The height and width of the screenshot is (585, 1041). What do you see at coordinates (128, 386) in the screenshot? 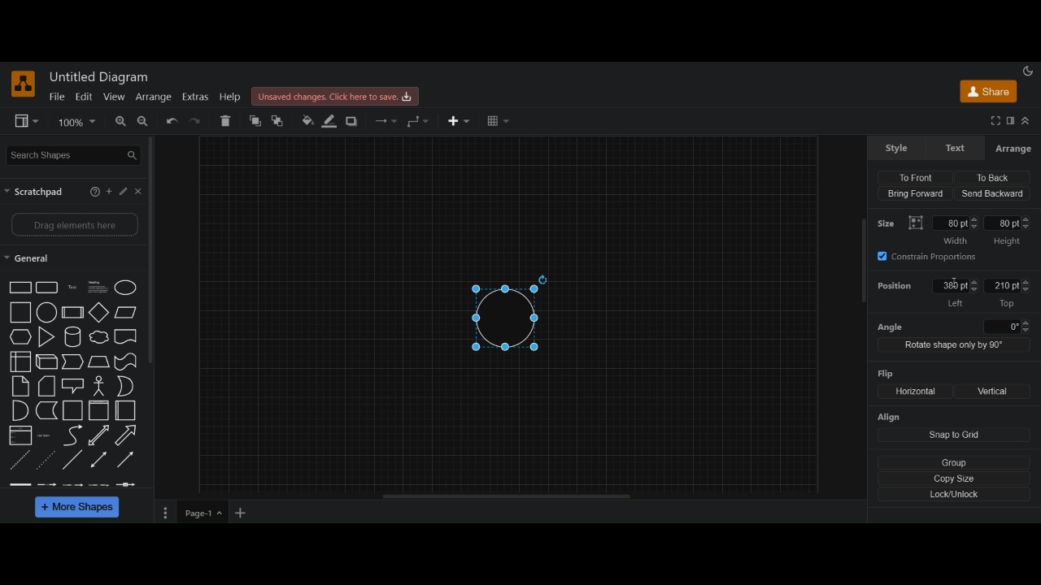
I see `Half moon` at bounding box center [128, 386].